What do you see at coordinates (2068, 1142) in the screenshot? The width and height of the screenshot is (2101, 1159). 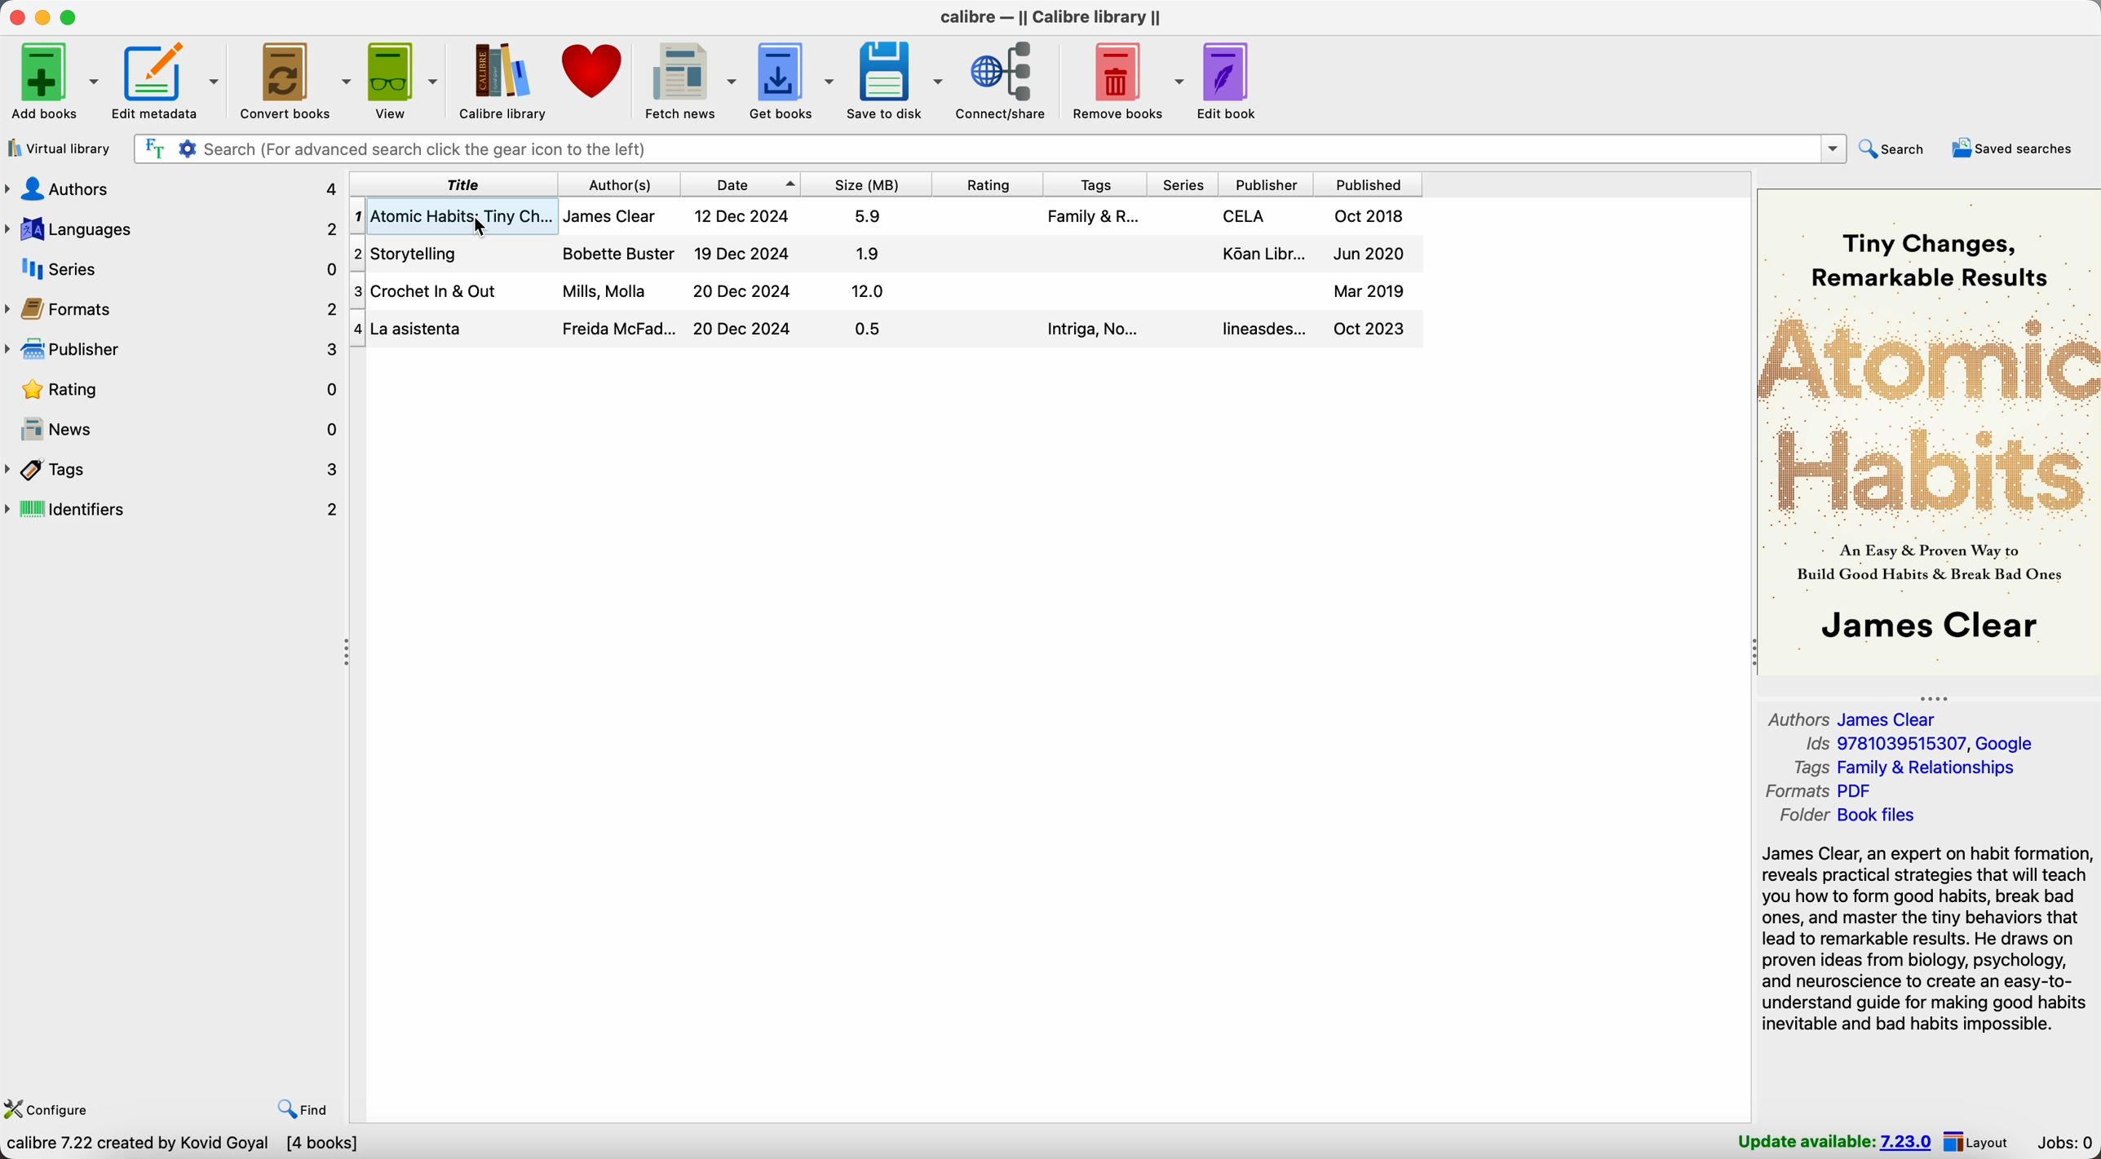 I see `Jobs: 0` at bounding box center [2068, 1142].